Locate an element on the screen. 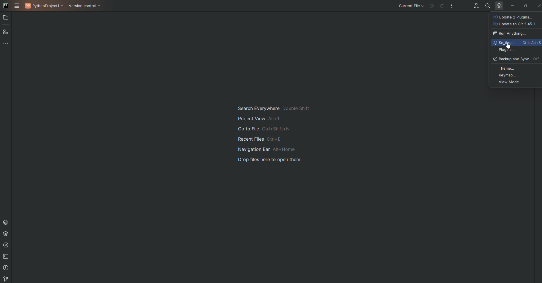 Image resolution: width=542 pixels, height=283 pixels. Version Control is located at coordinates (86, 8).